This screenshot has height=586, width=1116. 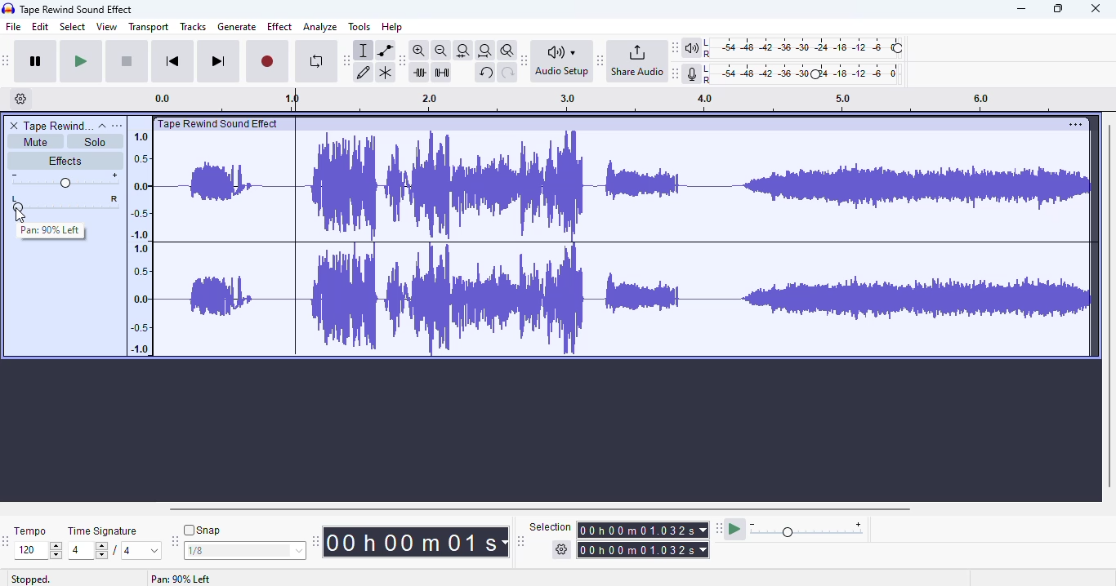 I want to click on horizontal scroll bar, so click(x=542, y=509).